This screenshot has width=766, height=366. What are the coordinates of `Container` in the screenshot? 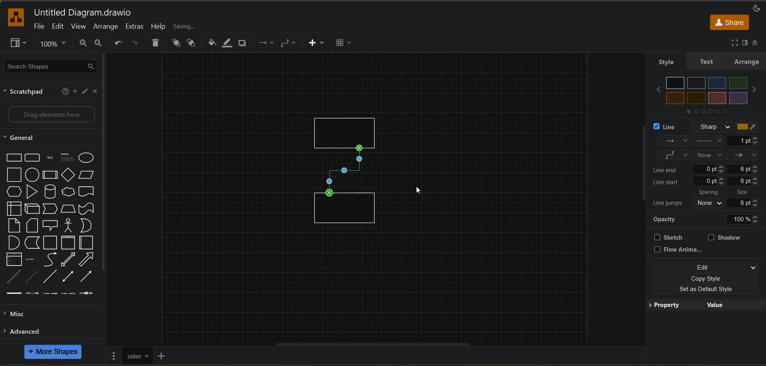 It's located at (51, 243).